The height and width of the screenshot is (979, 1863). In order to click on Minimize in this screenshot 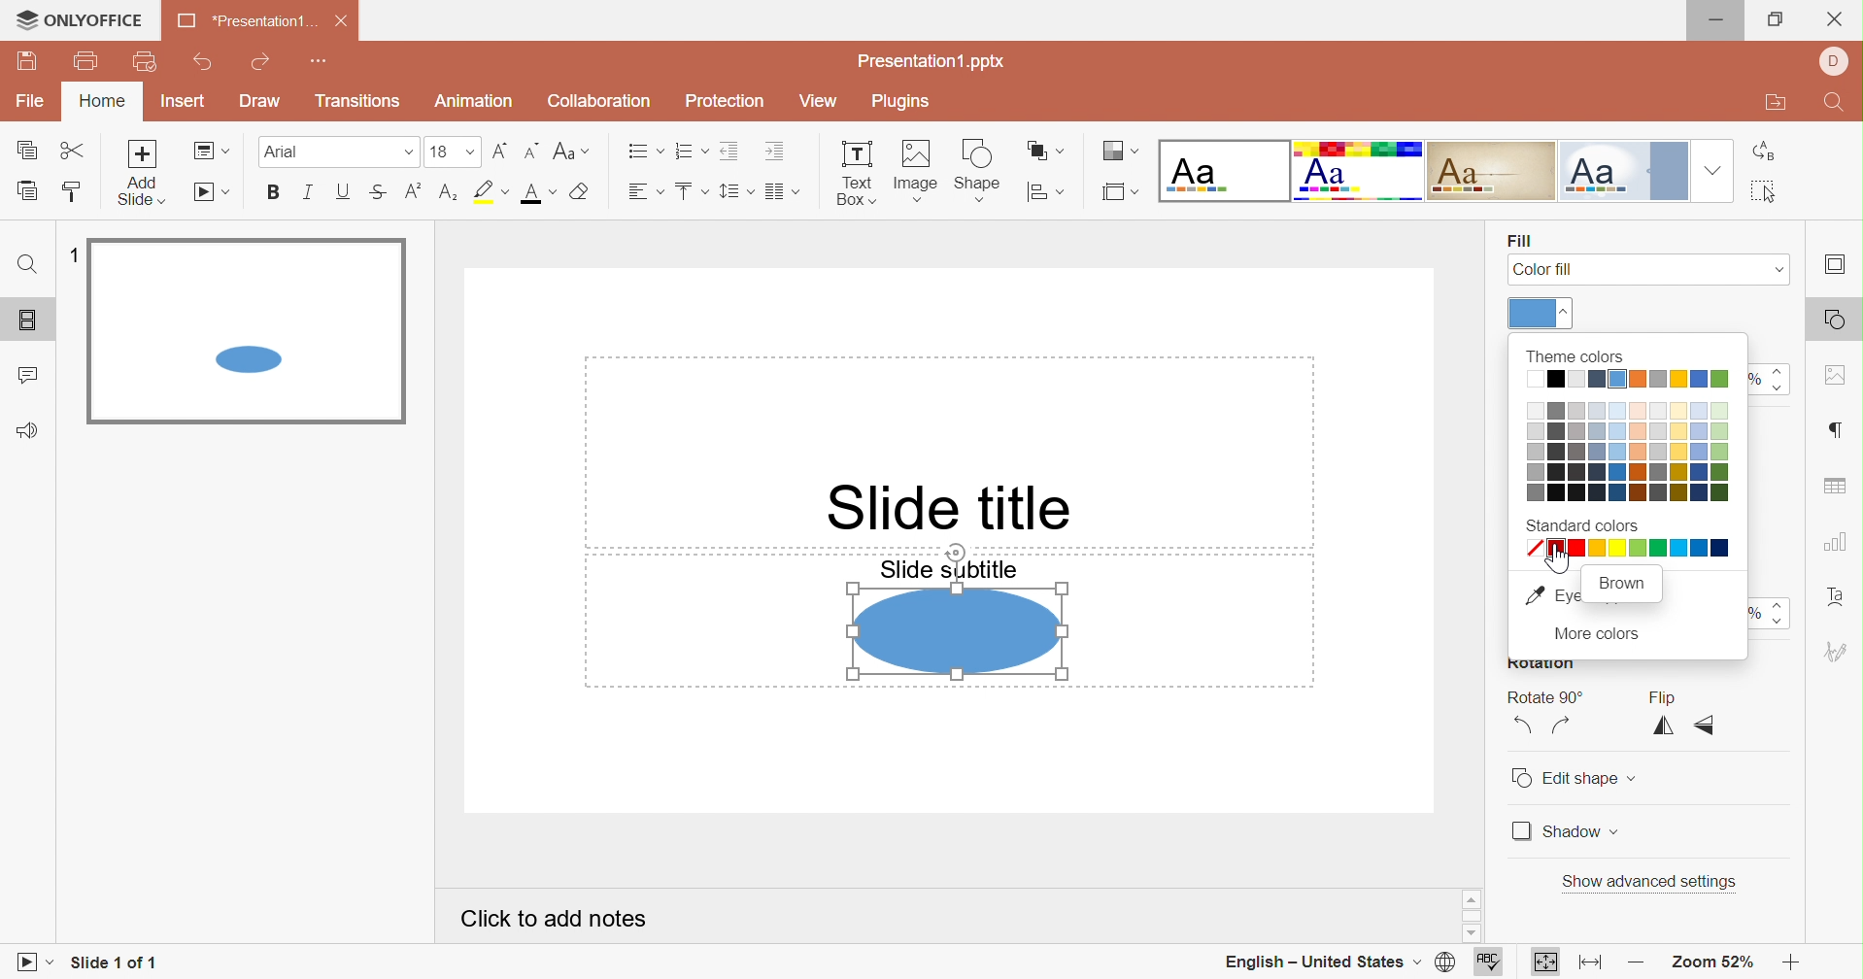, I will do `click(1723, 20)`.